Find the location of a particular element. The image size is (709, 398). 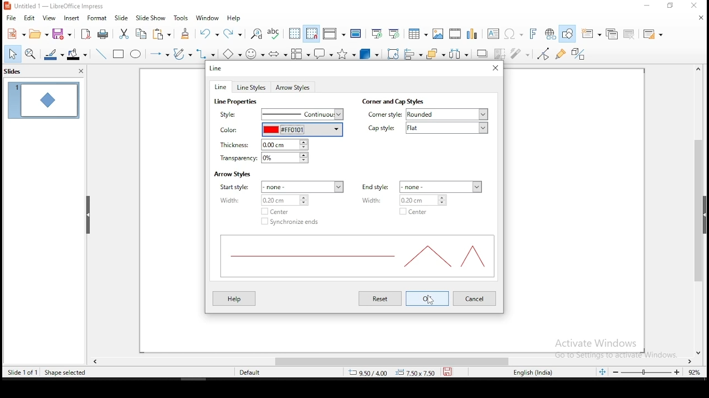

shape selected is located at coordinates (65, 373).